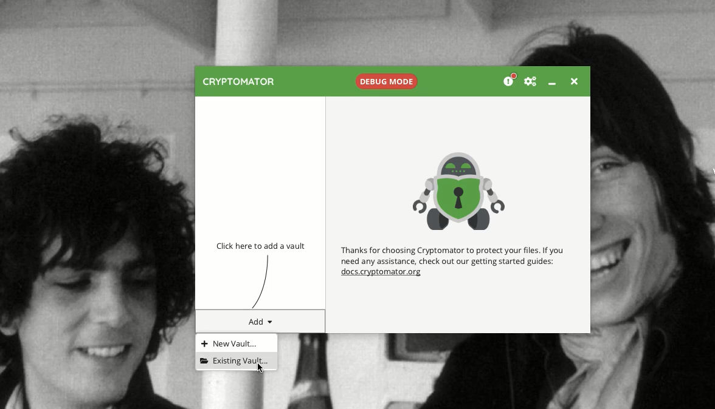 This screenshot has width=715, height=409. What do you see at coordinates (454, 255) in the screenshot?
I see `Thanks for choosing Cryptomator to protect your files. If you need any assistance, check out our getting started guides: ` at bounding box center [454, 255].